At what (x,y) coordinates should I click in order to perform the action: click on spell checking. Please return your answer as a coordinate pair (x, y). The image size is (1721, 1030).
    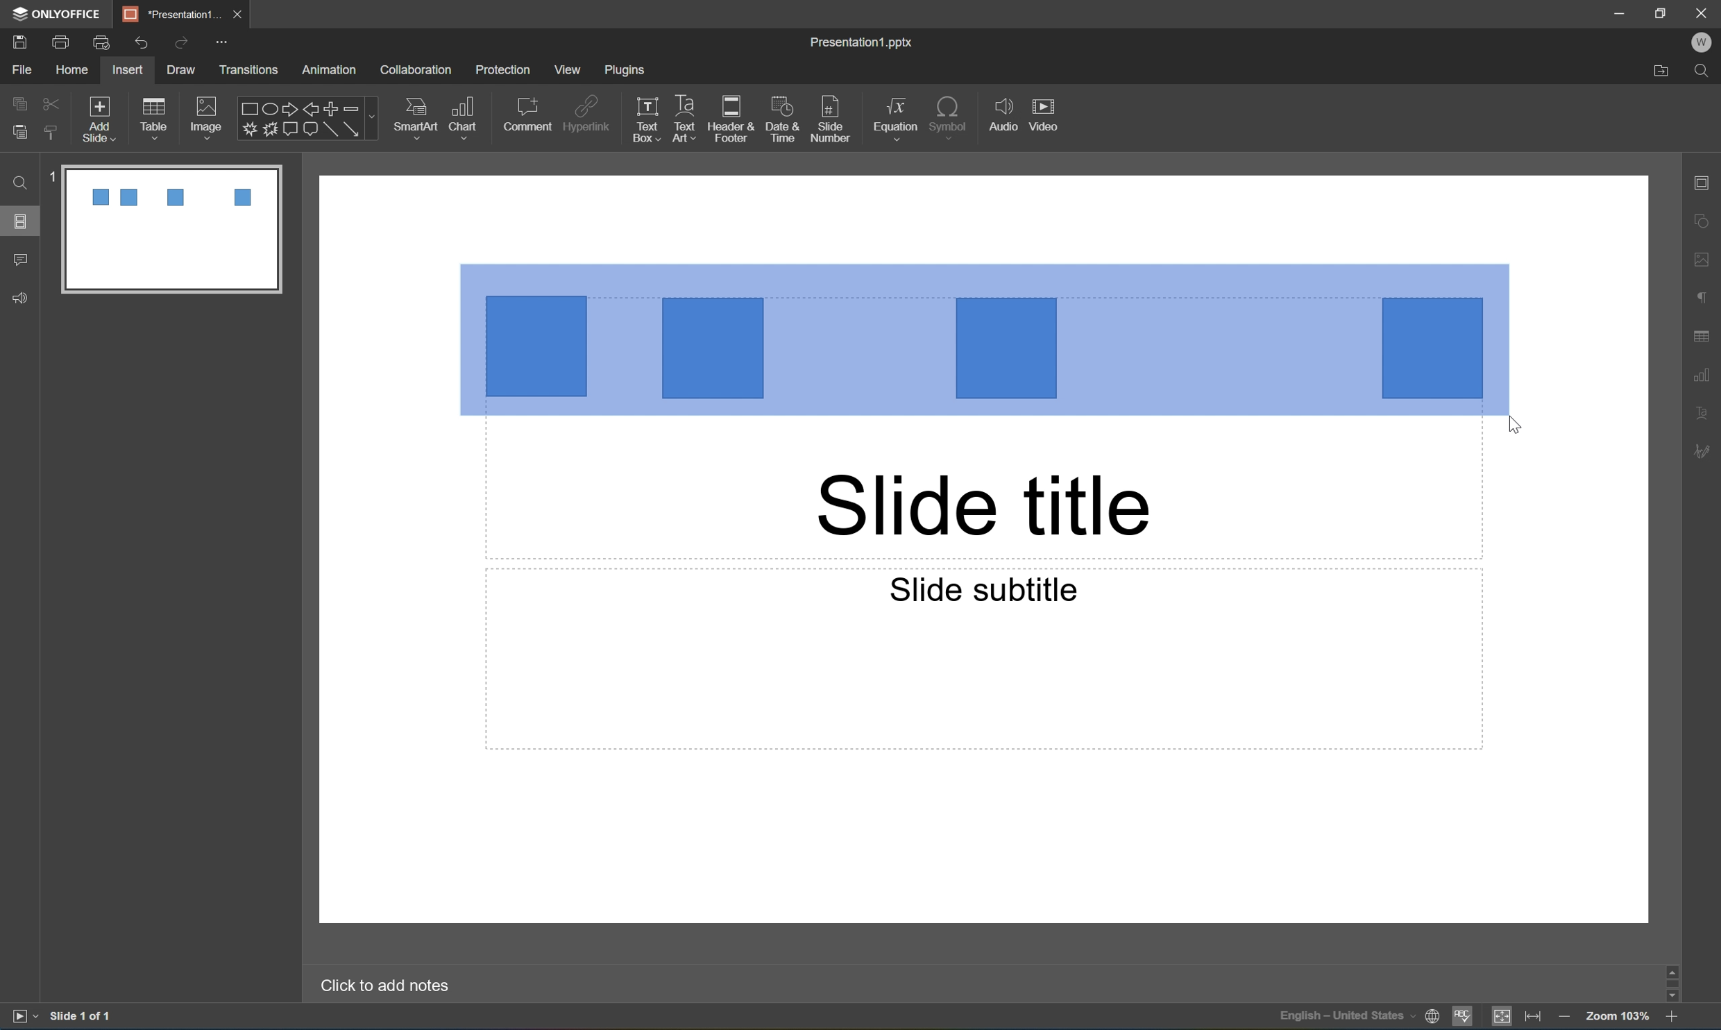
    Looking at the image, I should click on (1464, 1018).